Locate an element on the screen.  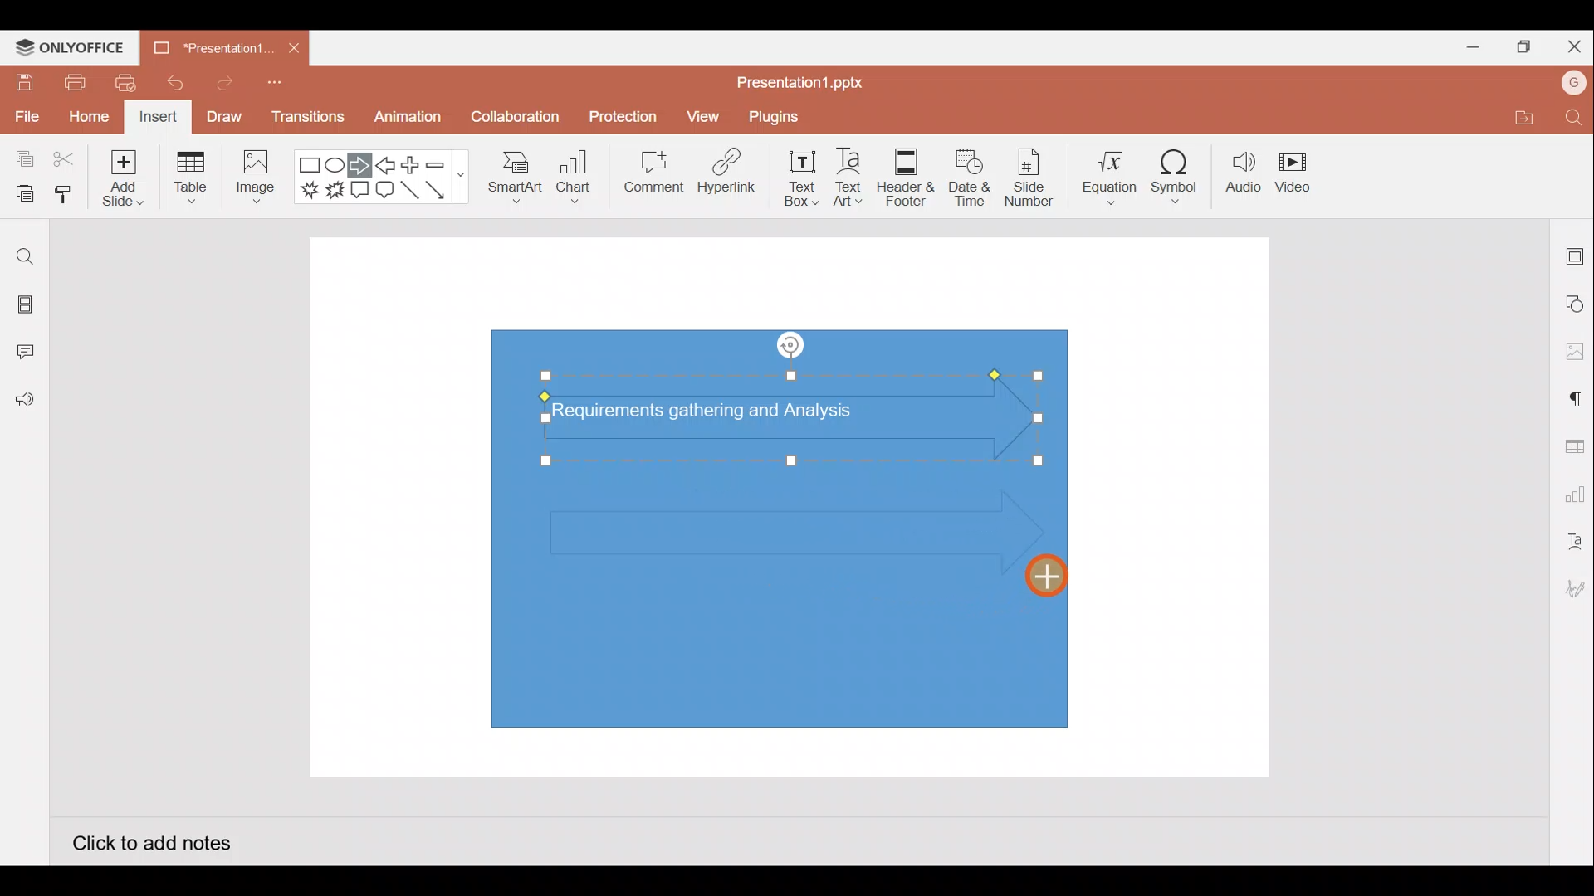
Rectangular callout is located at coordinates (360, 191).